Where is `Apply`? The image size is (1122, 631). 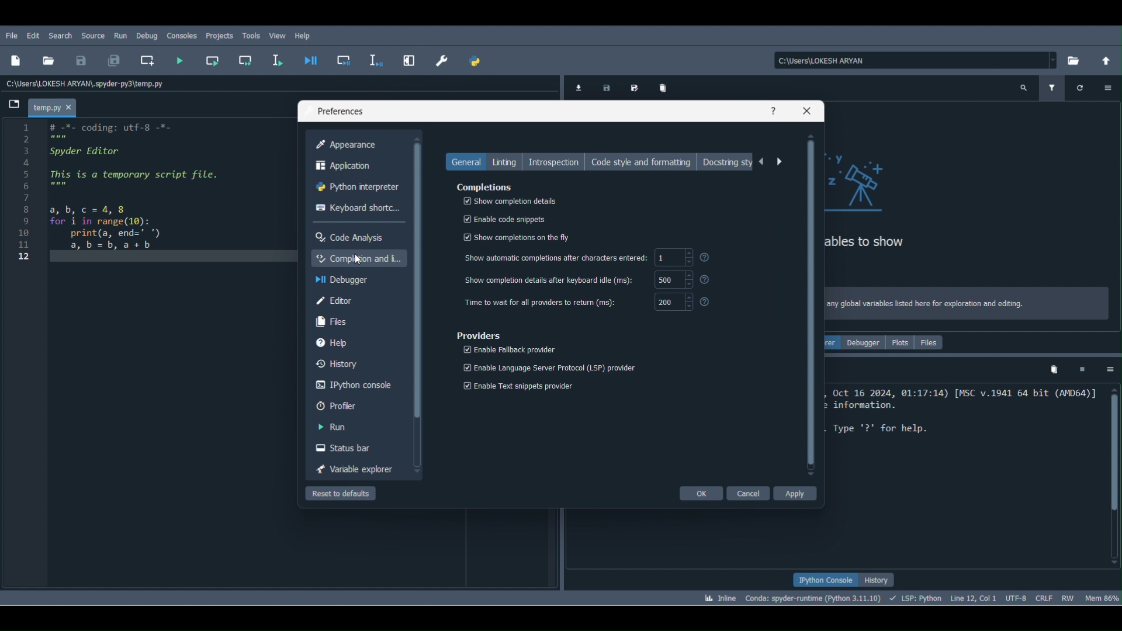 Apply is located at coordinates (795, 494).